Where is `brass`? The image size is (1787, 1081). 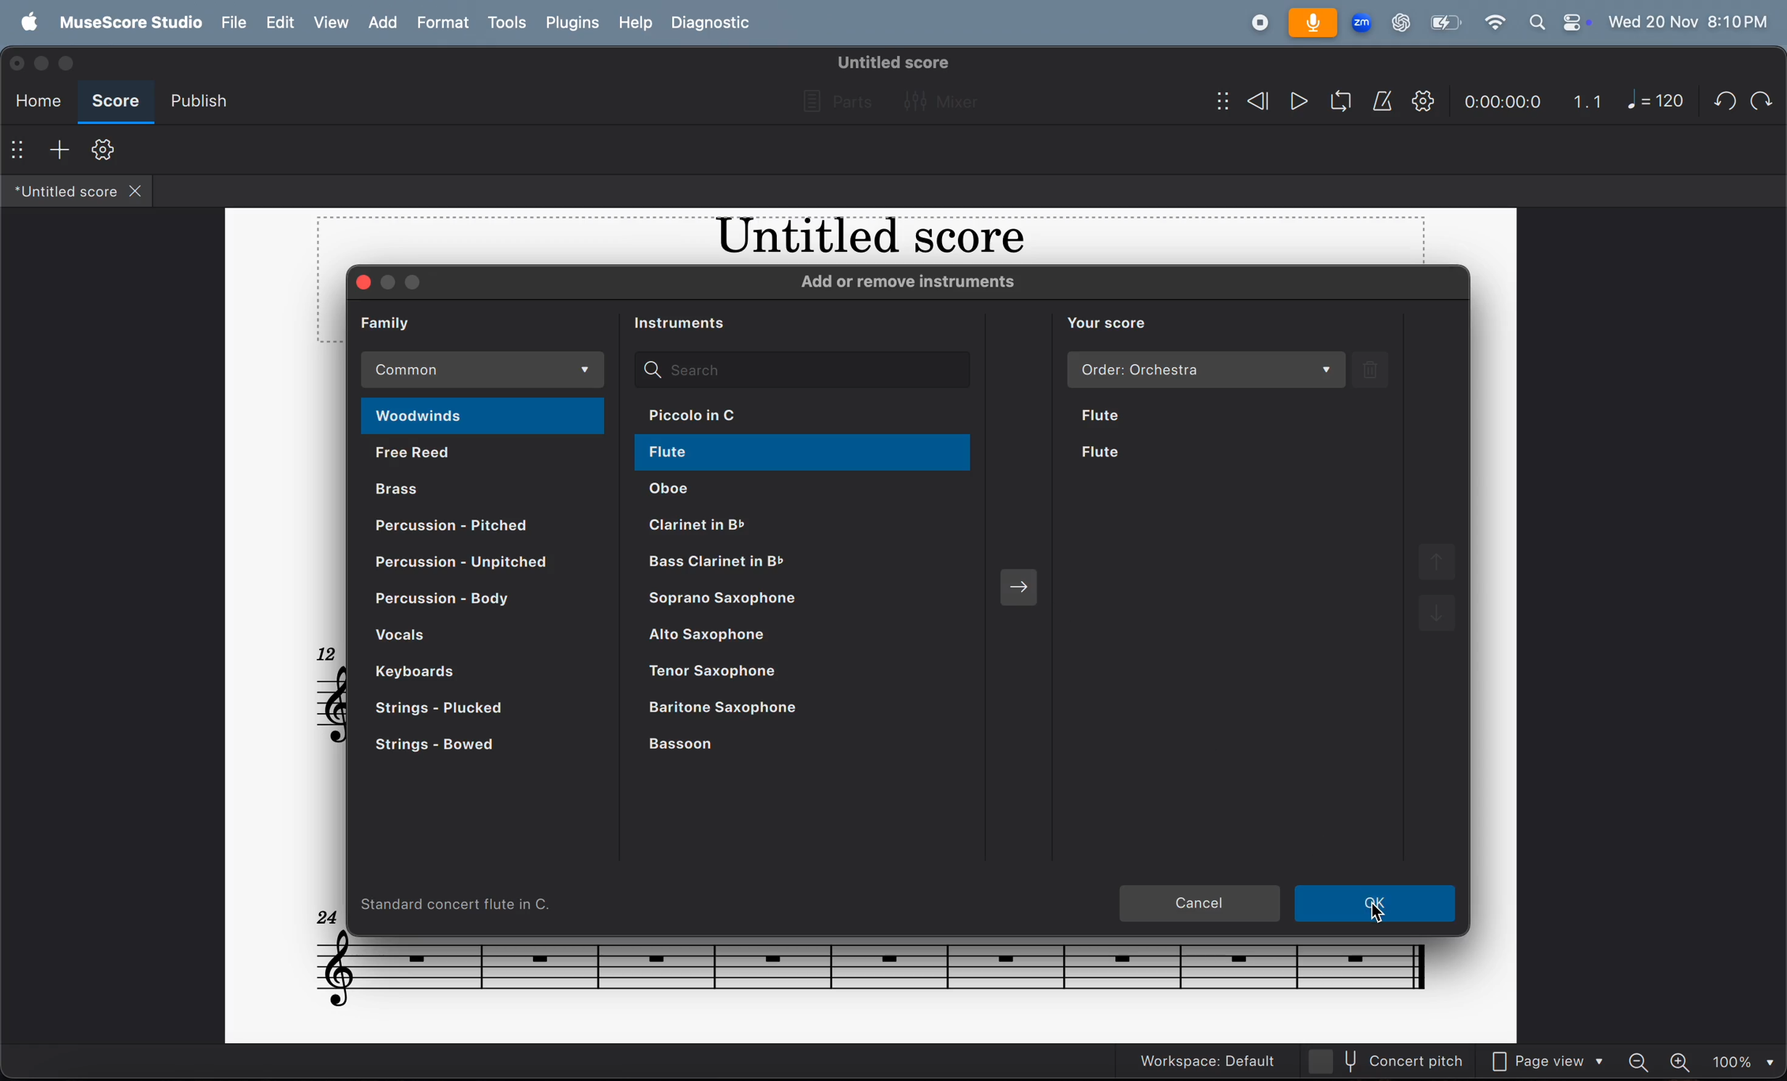
brass is located at coordinates (486, 488).